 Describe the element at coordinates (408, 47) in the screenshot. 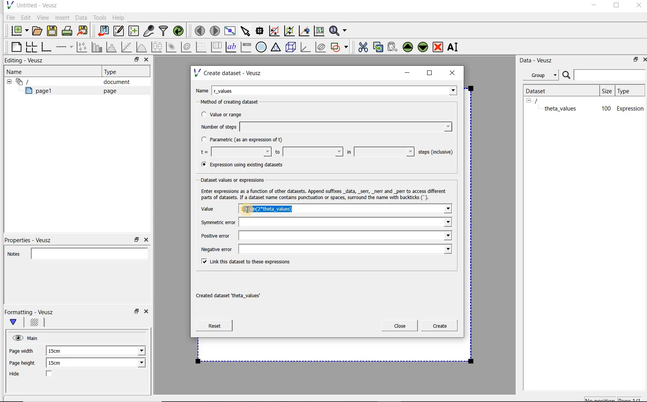

I see `Move the selected widget up` at that location.